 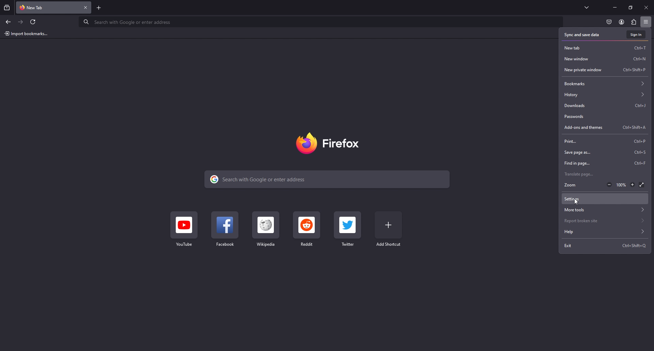 I want to click on close tab, so click(x=86, y=8).